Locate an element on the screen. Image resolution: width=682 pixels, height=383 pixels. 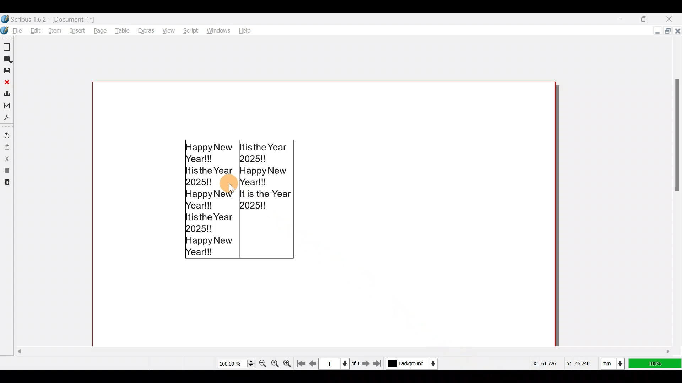
Preflight verifier is located at coordinates (8, 106).